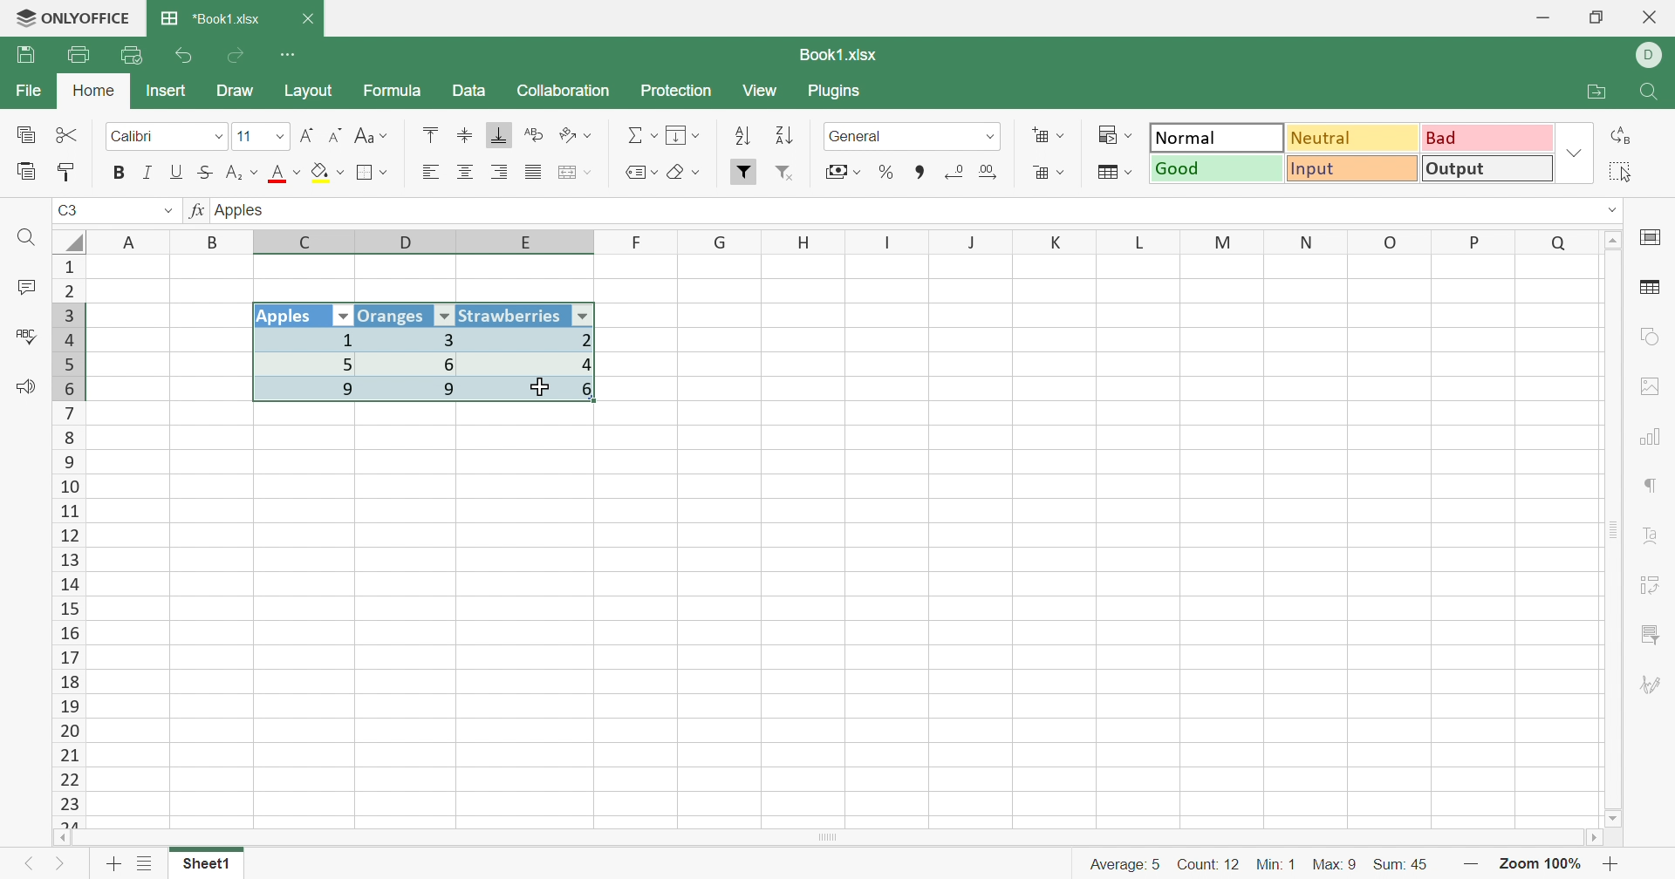 The height and width of the screenshot is (879, 1675). Describe the element at coordinates (1476, 241) in the screenshot. I see `P` at that location.